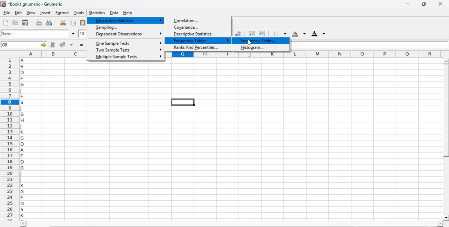  Describe the element at coordinates (161, 33) in the screenshot. I see `more` at that location.